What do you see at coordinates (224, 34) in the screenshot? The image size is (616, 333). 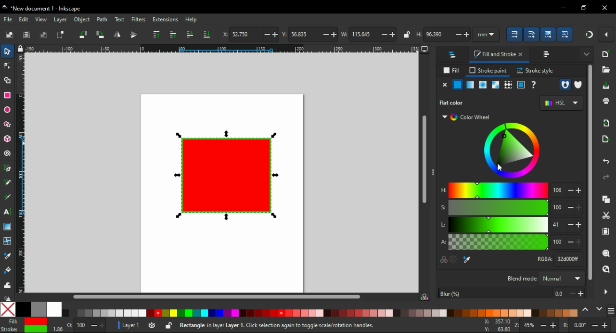 I see `x` at bounding box center [224, 34].